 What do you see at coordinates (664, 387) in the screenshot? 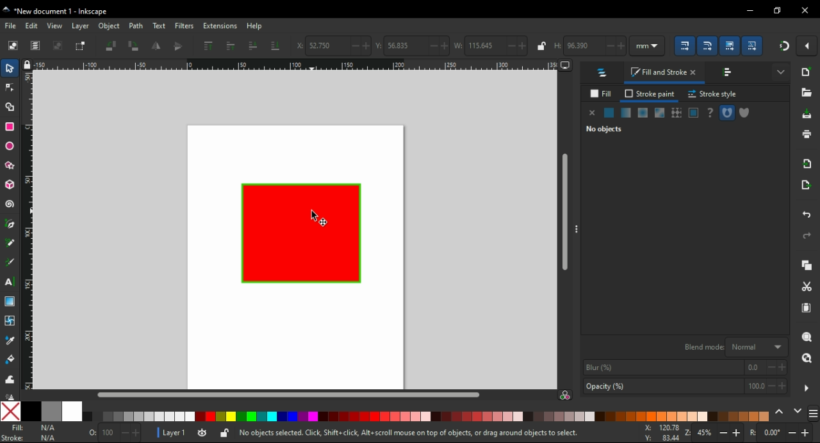
I see `opaciy` at bounding box center [664, 387].